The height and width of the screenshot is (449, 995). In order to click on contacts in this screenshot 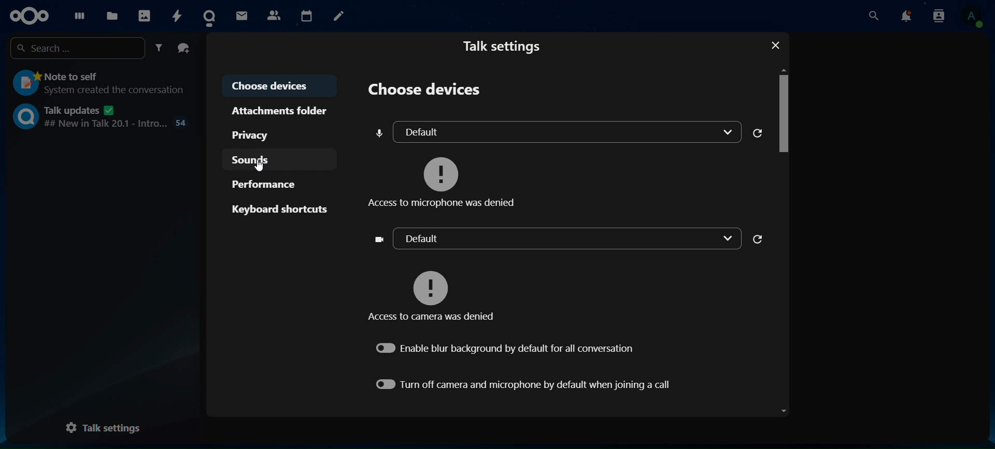, I will do `click(273, 15)`.